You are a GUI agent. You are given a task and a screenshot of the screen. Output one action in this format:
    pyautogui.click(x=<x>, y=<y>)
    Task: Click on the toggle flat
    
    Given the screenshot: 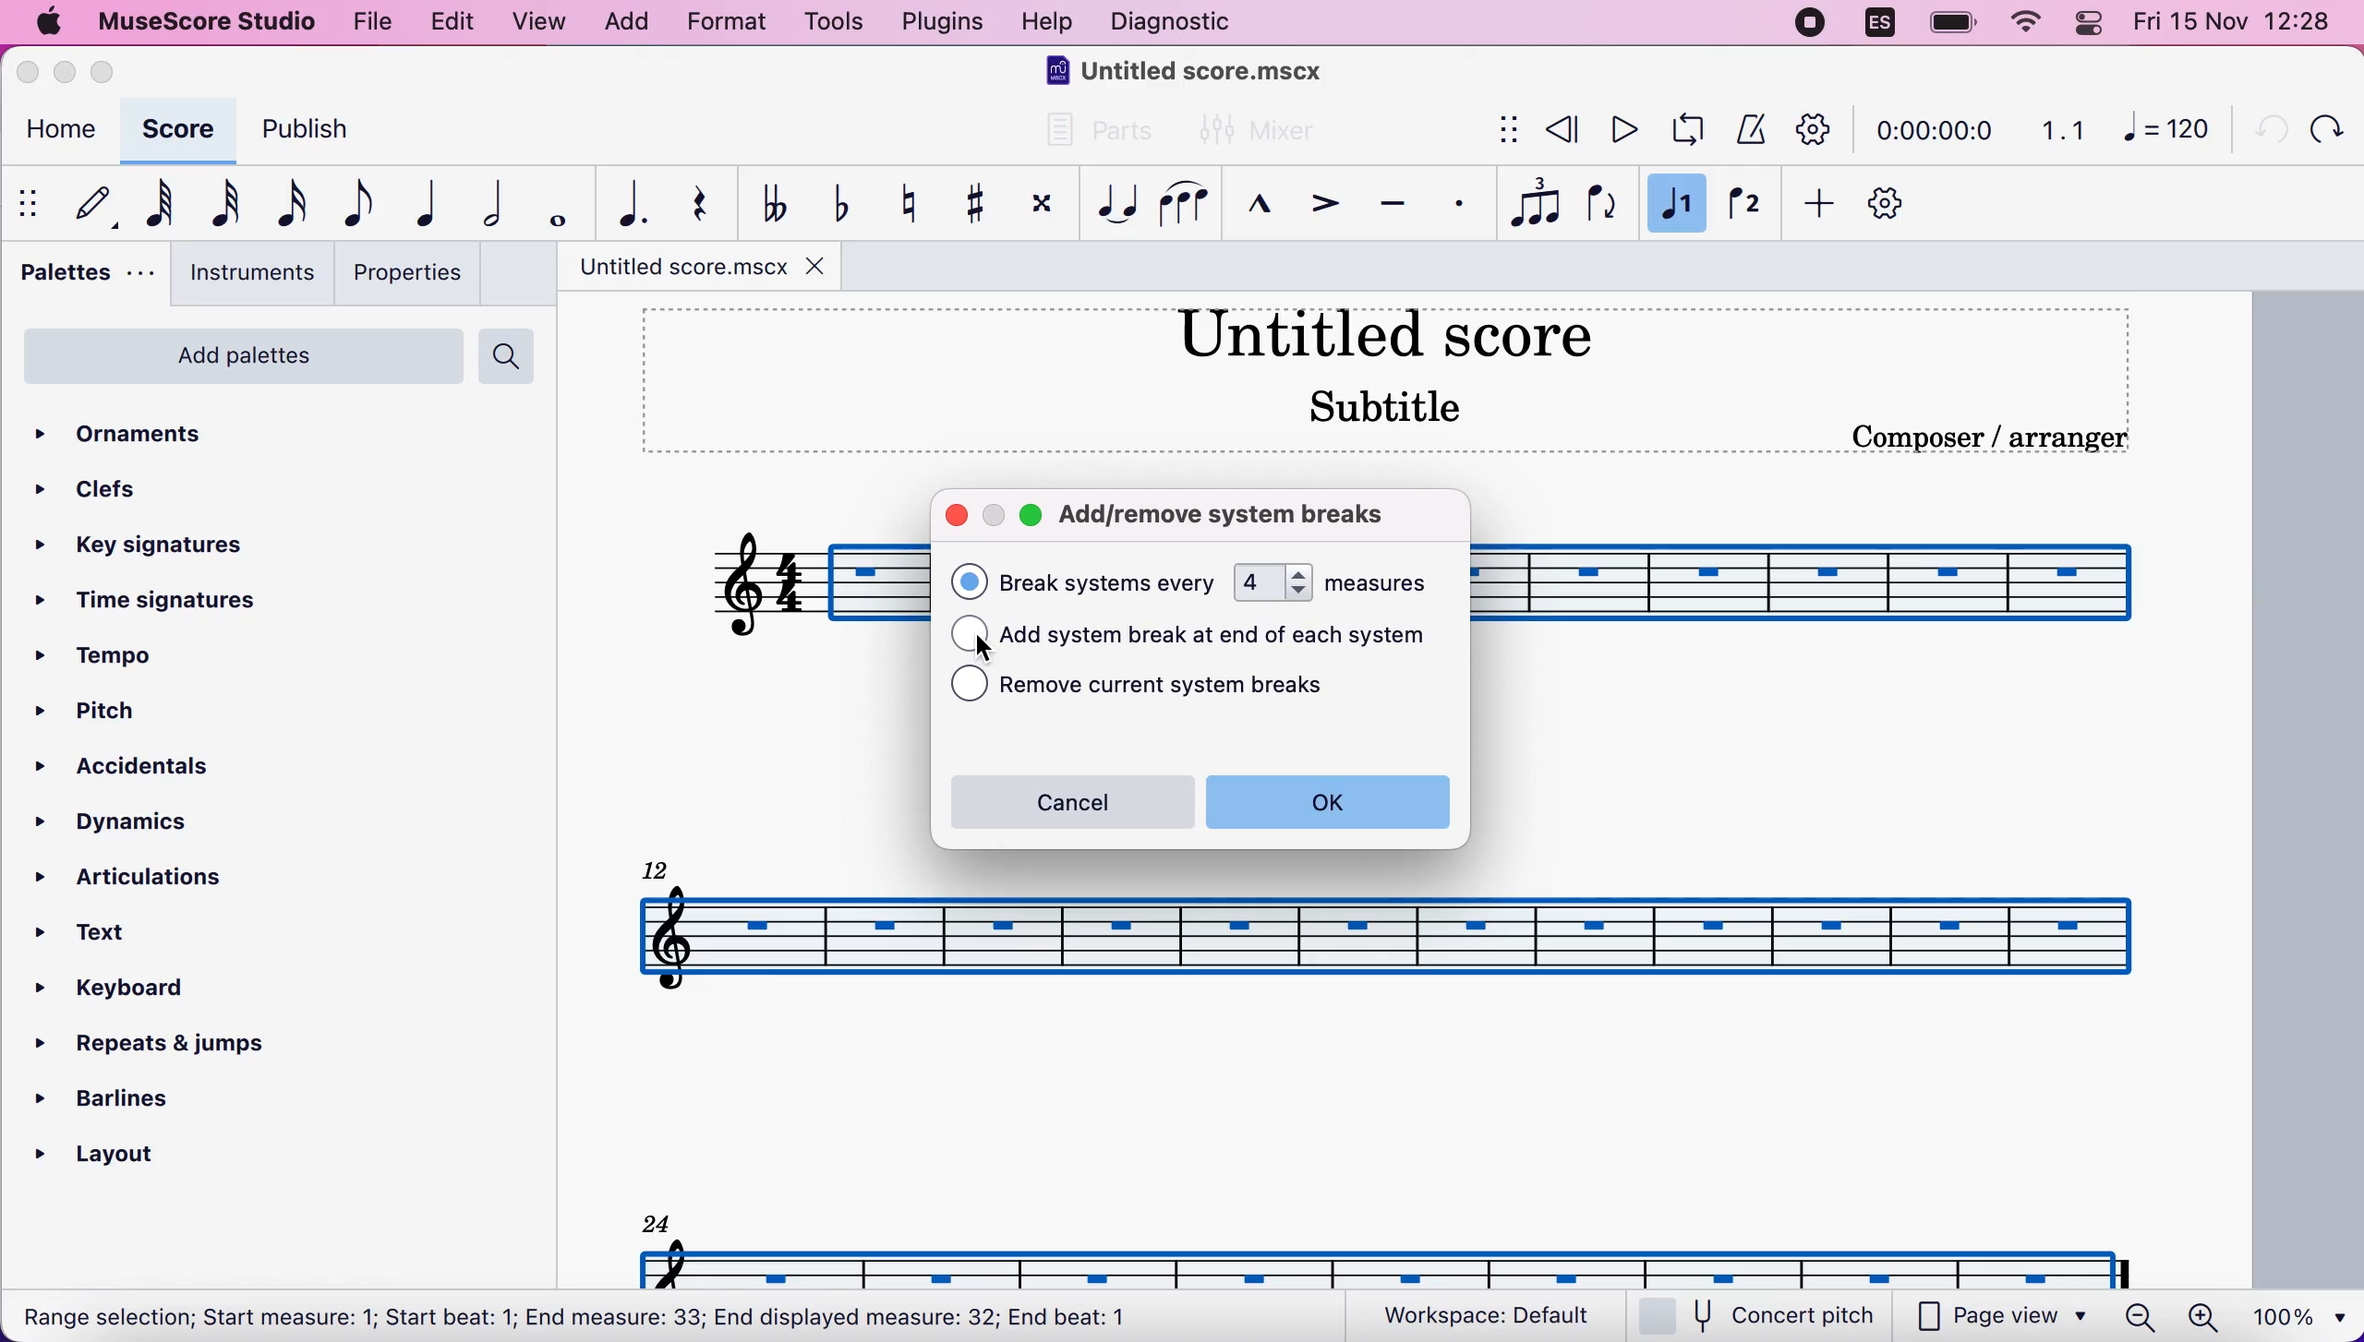 What is the action you would take?
    pyautogui.click(x=837, y=203)
    